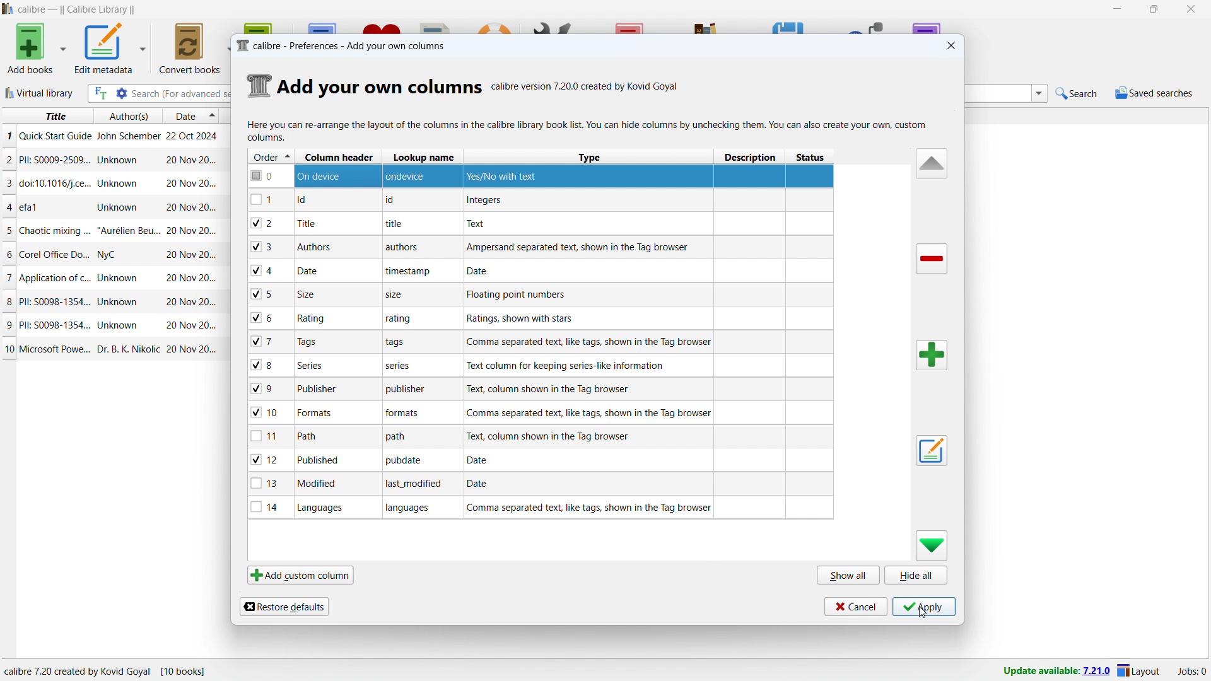  Describe the element at coordinates (539, 342) in the screenshot. I see `v. 7 Tags tags ‘Comma separated text, like tags, shown in the Tag browser` at that location.